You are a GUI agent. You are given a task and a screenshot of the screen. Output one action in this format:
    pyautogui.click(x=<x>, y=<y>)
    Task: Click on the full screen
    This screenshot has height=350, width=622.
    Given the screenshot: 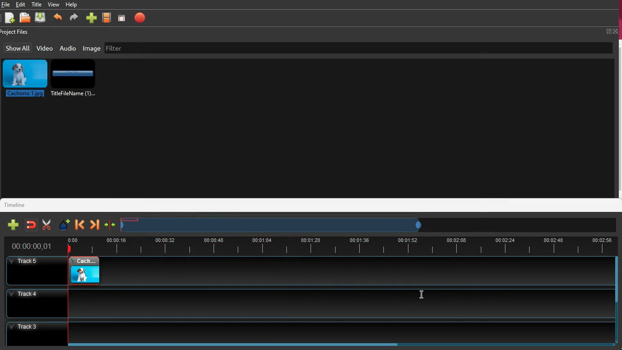 What is the action you would take?
    pyautogui.click(x=612, y=31)
    